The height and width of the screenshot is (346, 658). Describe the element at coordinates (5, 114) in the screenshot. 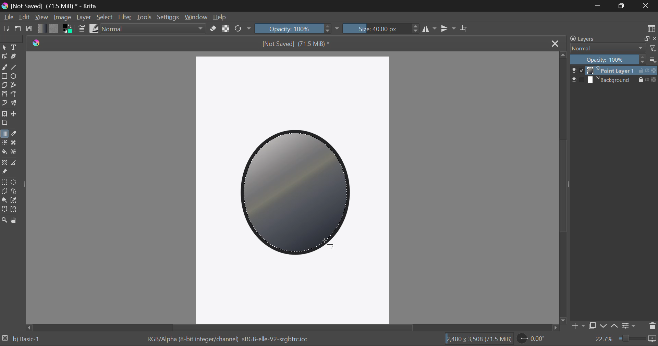

I see `Transform Layer` at that location.